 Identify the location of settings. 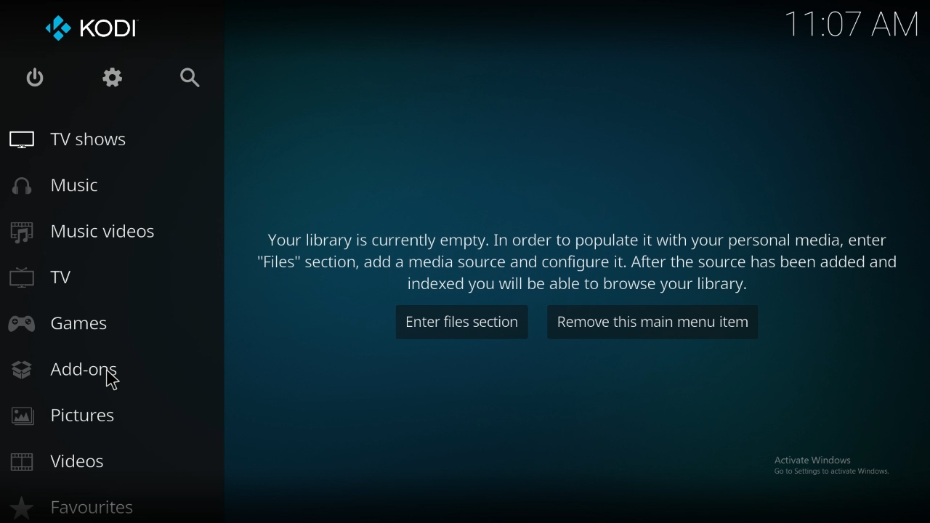
(111, 78).